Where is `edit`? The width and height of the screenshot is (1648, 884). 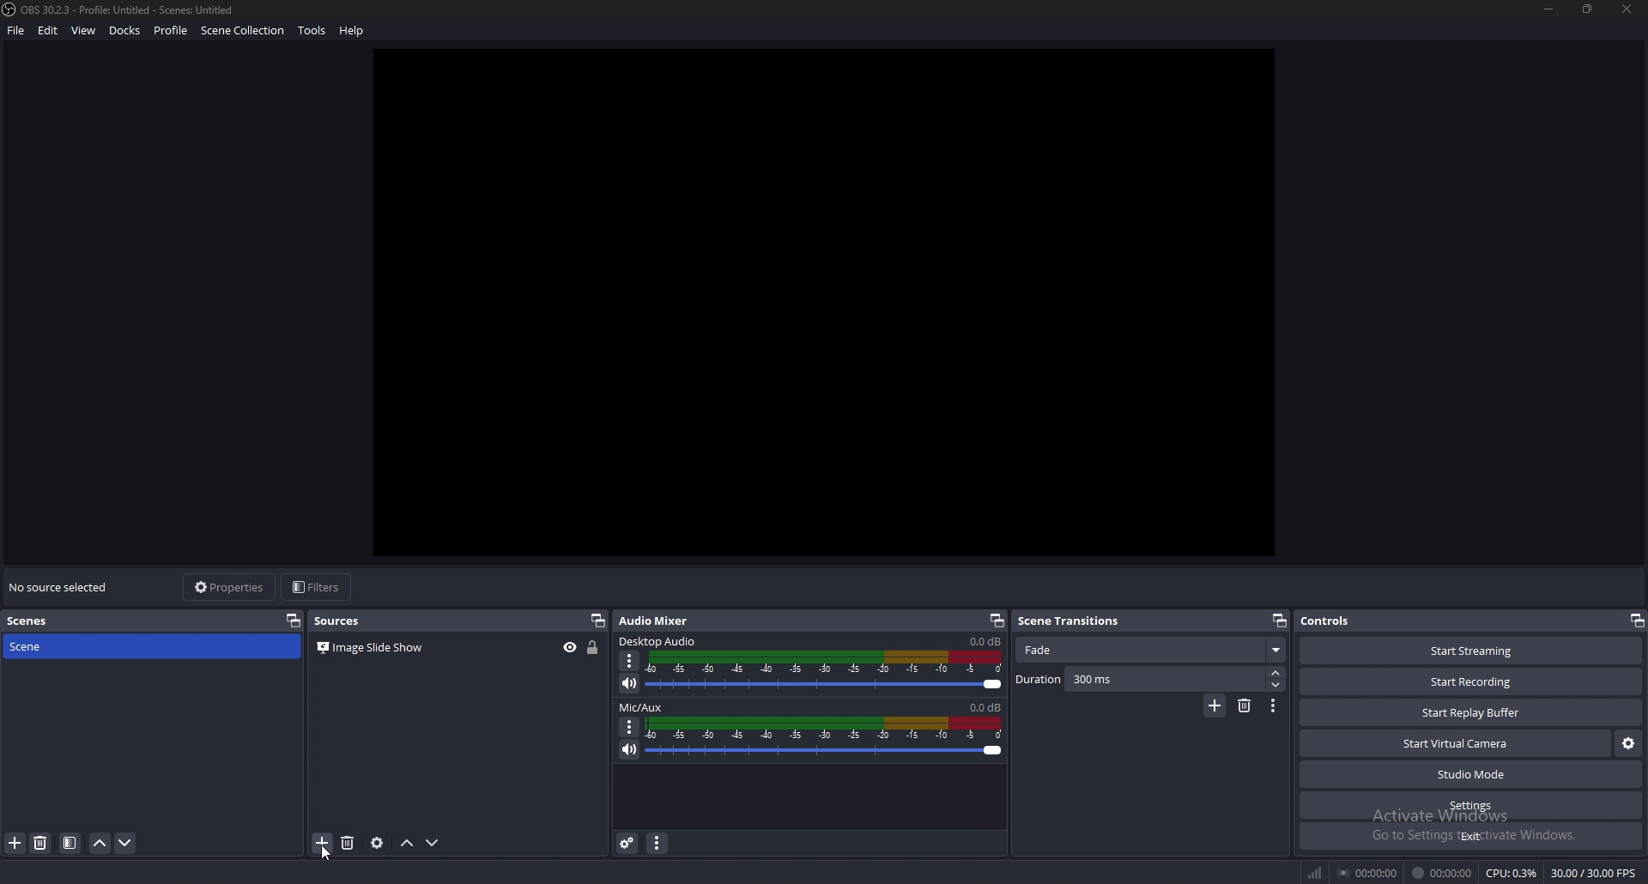 edit is located at coordinates (50, 30).